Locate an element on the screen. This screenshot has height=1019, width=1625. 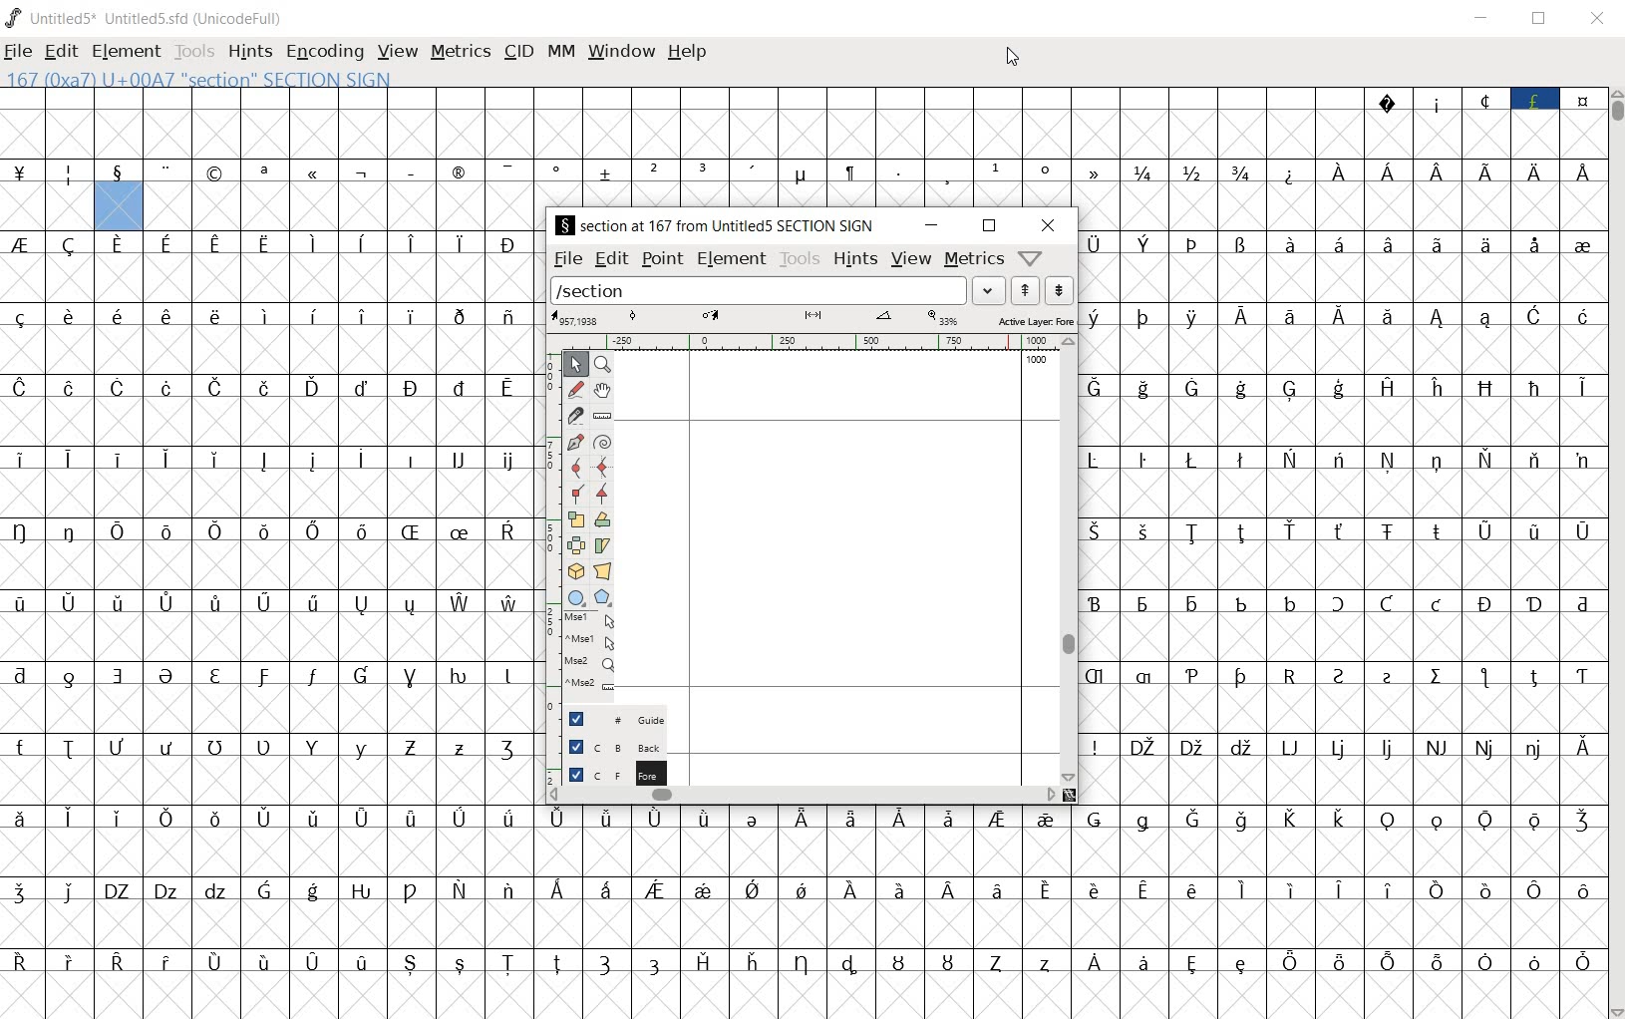
ENCODING is located at coordinates (323, 53).